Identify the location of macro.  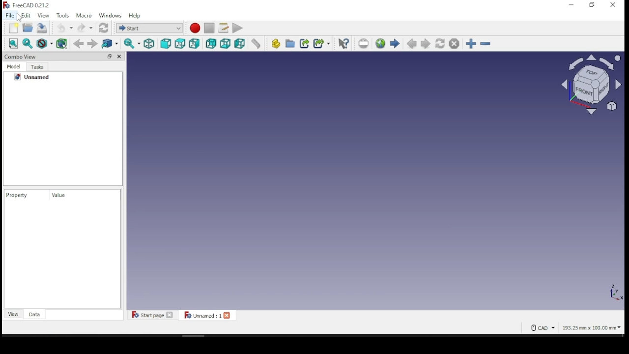
(84, 16).